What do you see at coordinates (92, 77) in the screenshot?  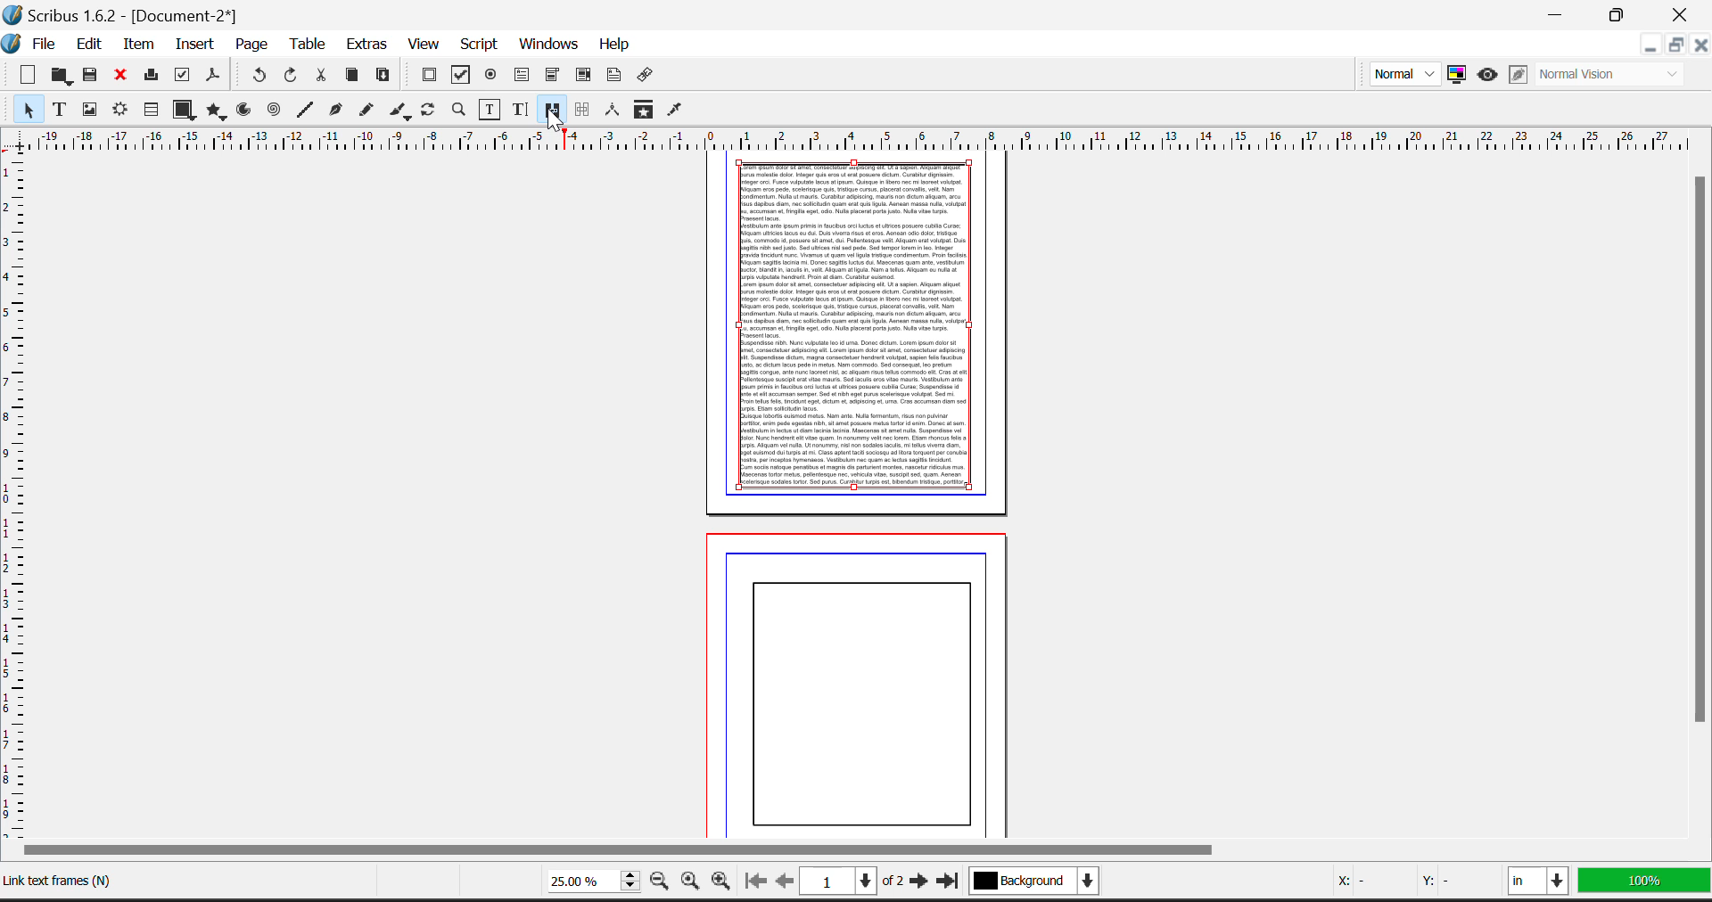 I see `Save` at bounding box center [92, 77].